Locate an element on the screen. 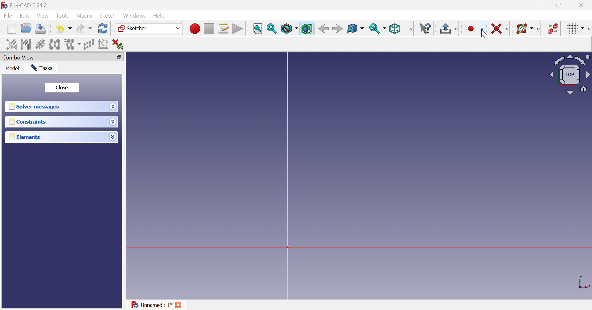  Sketcher is located at coordinates (149, 28).